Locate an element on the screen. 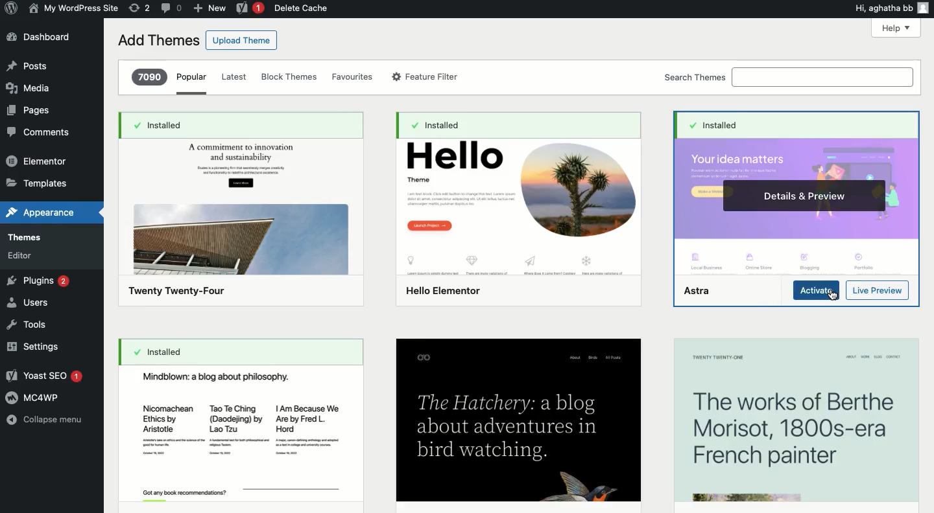 The width and height of the screenshot is (934, 513). Details & preview is located at coordinates (804, 196).